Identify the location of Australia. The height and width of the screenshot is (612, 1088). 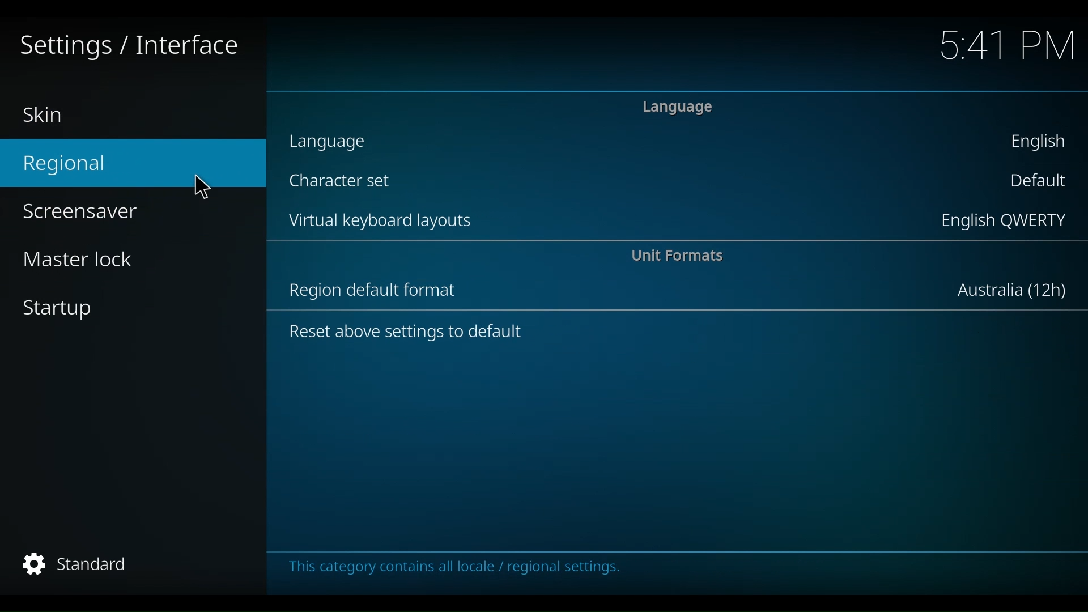
(1015, 291).